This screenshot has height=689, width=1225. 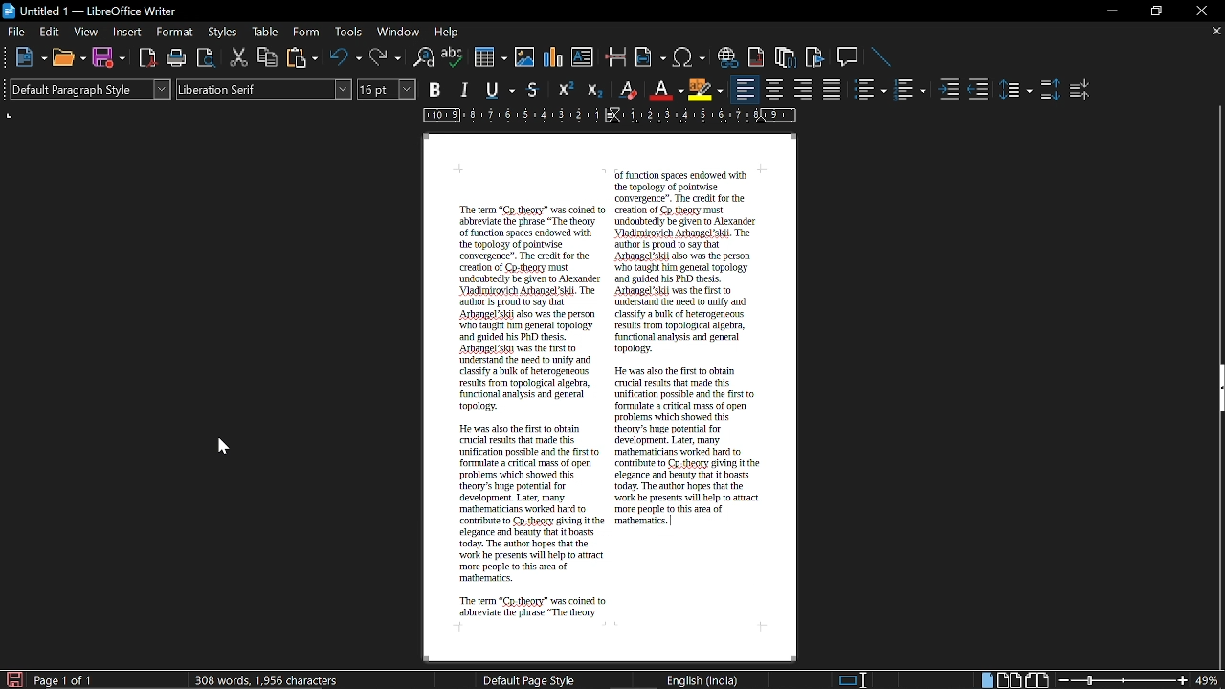 What do you see at coordinates (147, 59) in the screenshot?
I see `Import as pdf` at bounding box center [147, 59].